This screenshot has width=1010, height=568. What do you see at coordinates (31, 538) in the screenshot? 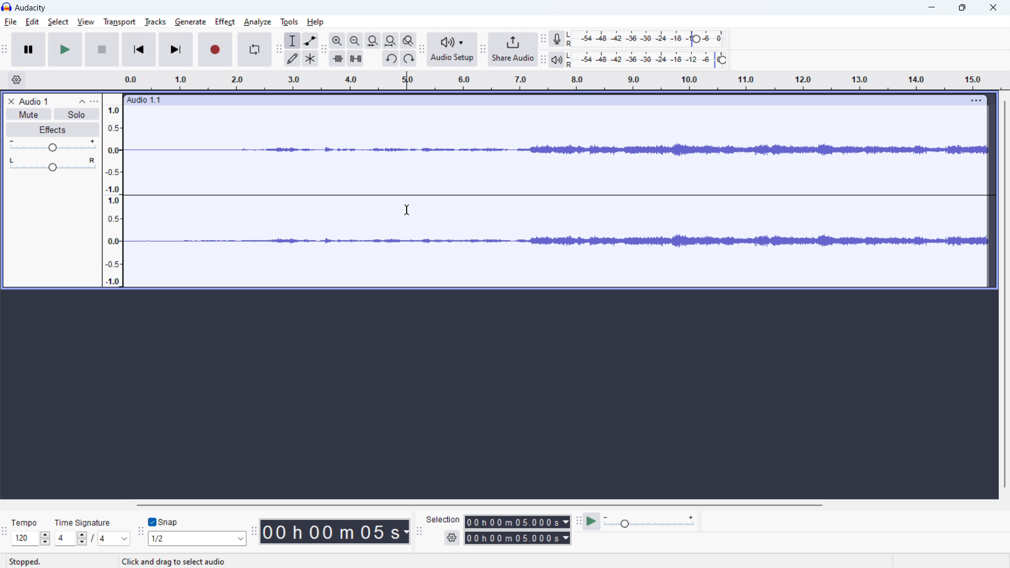
I see `select tempo` at bounding box center [31, 538].